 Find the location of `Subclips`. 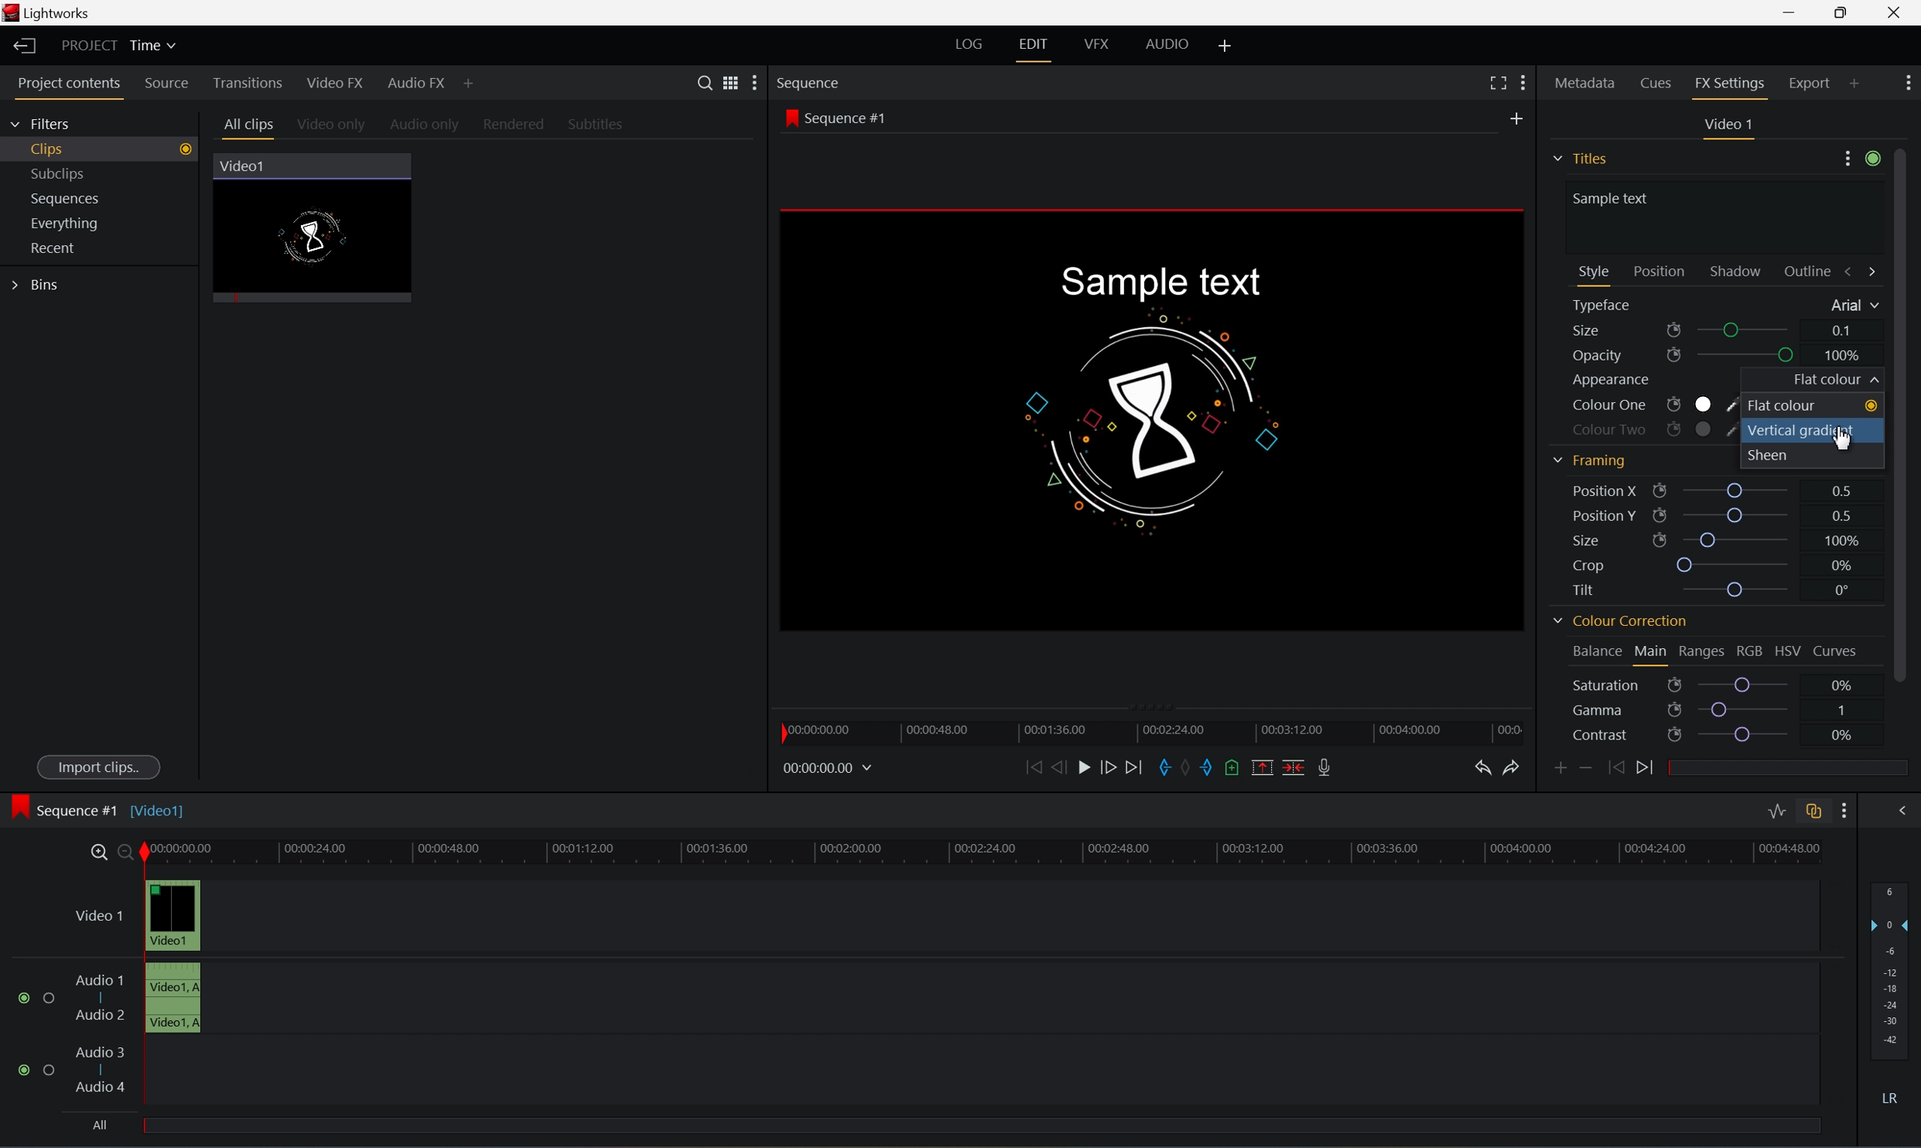

Subclips is located at coordinates (61, 171).